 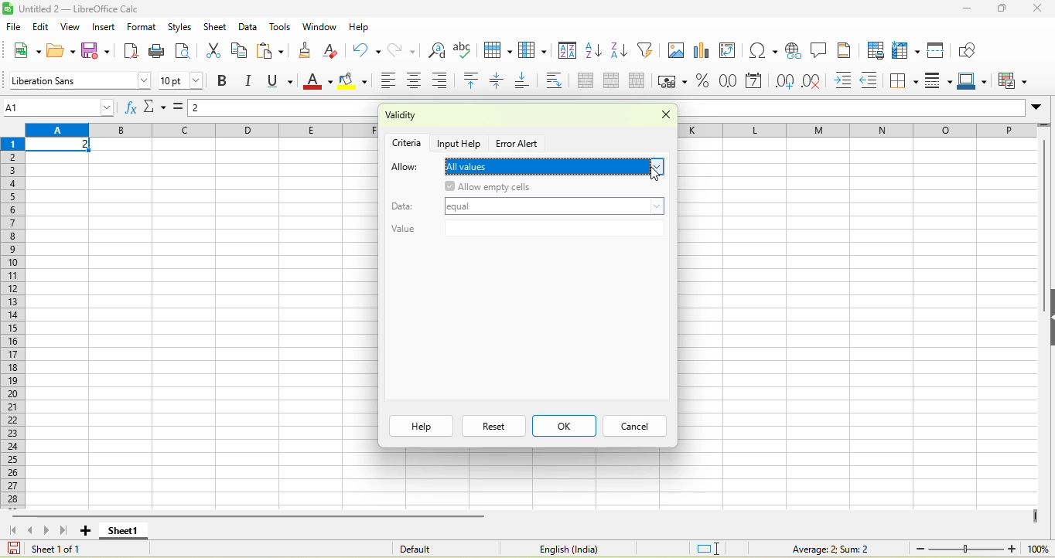 I want to click on split window, so click(x=940, y=49).